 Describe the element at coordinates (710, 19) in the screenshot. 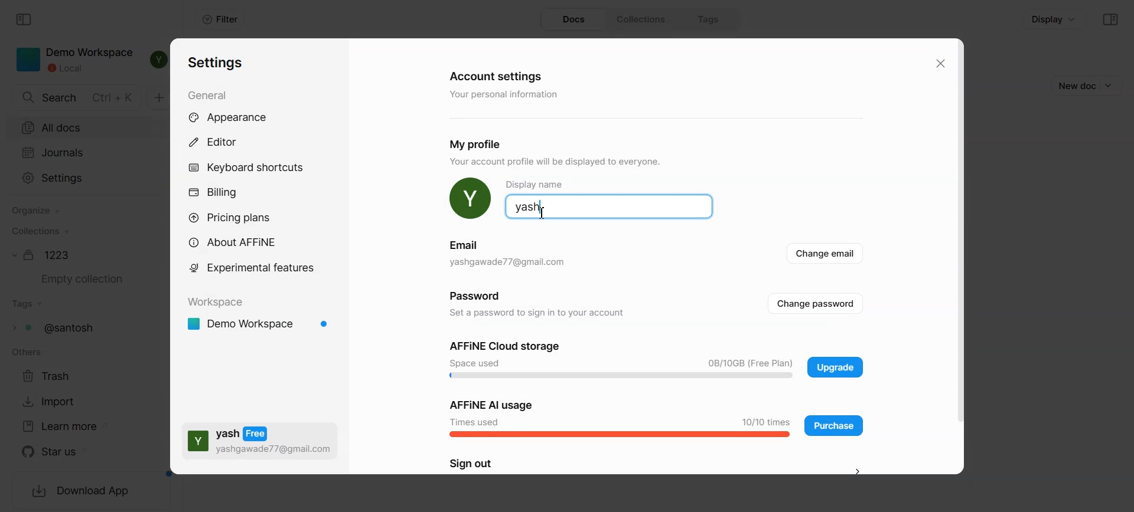

I see `Tags` at that location.